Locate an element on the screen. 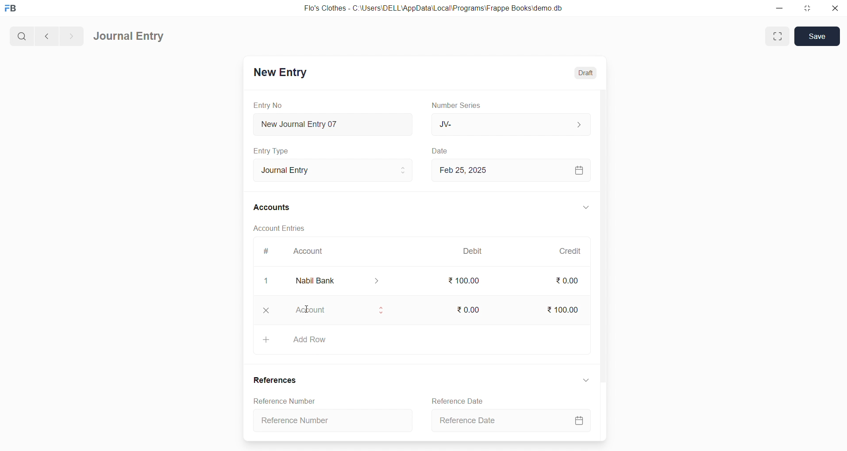  logo is located at coordinates (13, 9).